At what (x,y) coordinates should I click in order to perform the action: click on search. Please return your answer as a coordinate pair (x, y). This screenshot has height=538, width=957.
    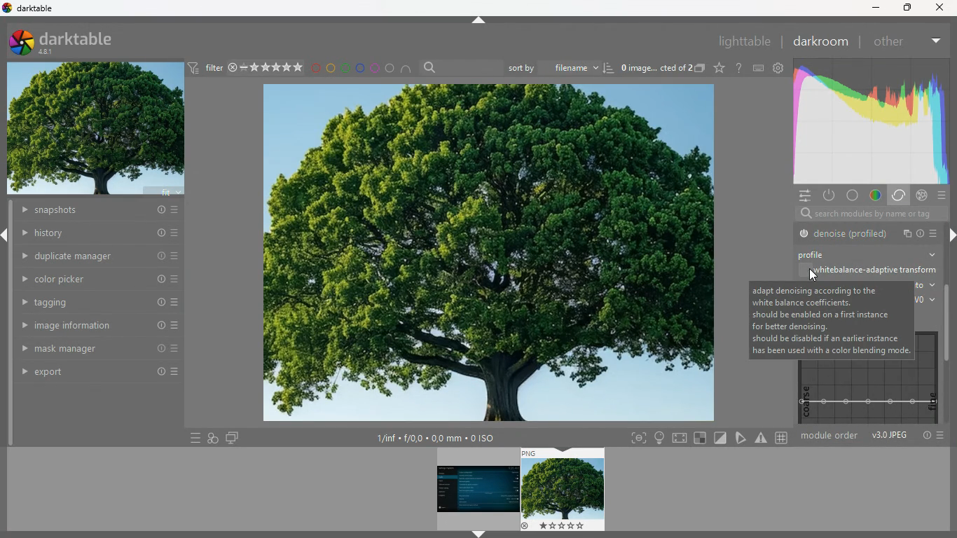
    Looking at the image, I should click on (431, 67).